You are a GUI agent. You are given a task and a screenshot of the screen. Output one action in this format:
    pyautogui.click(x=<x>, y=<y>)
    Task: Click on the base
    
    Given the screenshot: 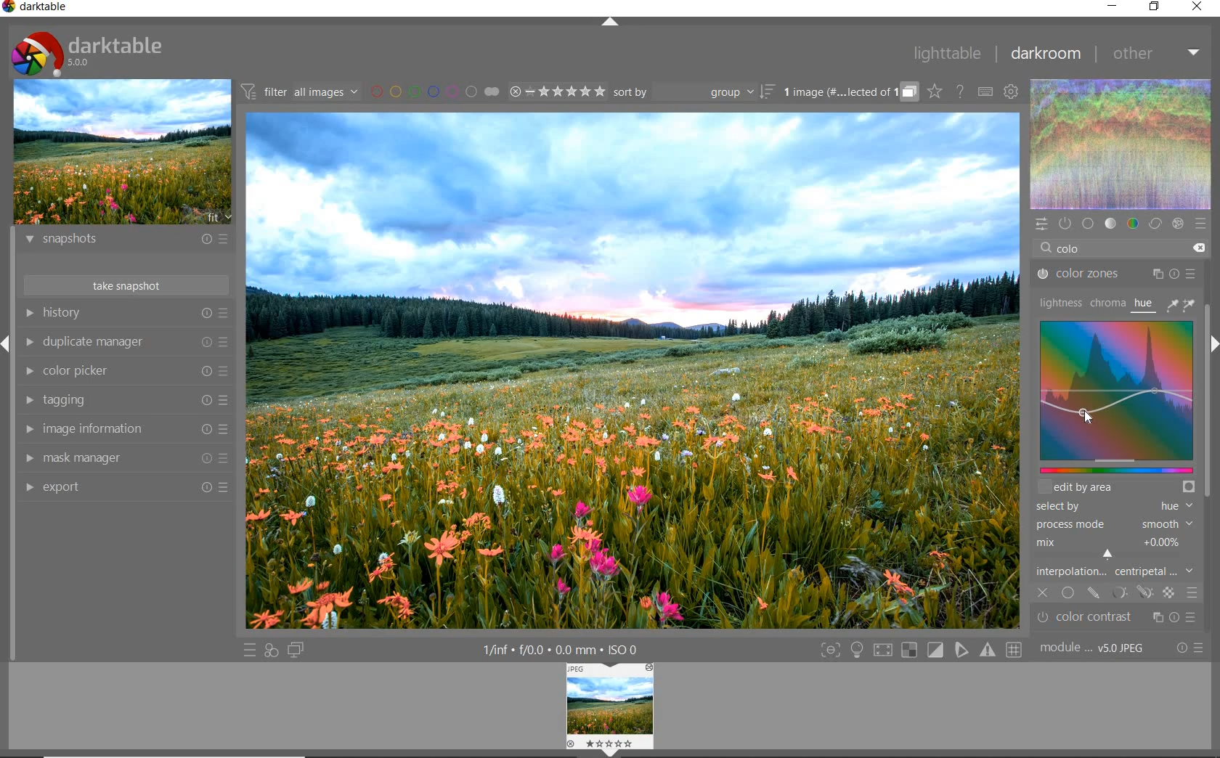 What is the action you would take?
    pyautogui.click(x=1088, y=224)
    